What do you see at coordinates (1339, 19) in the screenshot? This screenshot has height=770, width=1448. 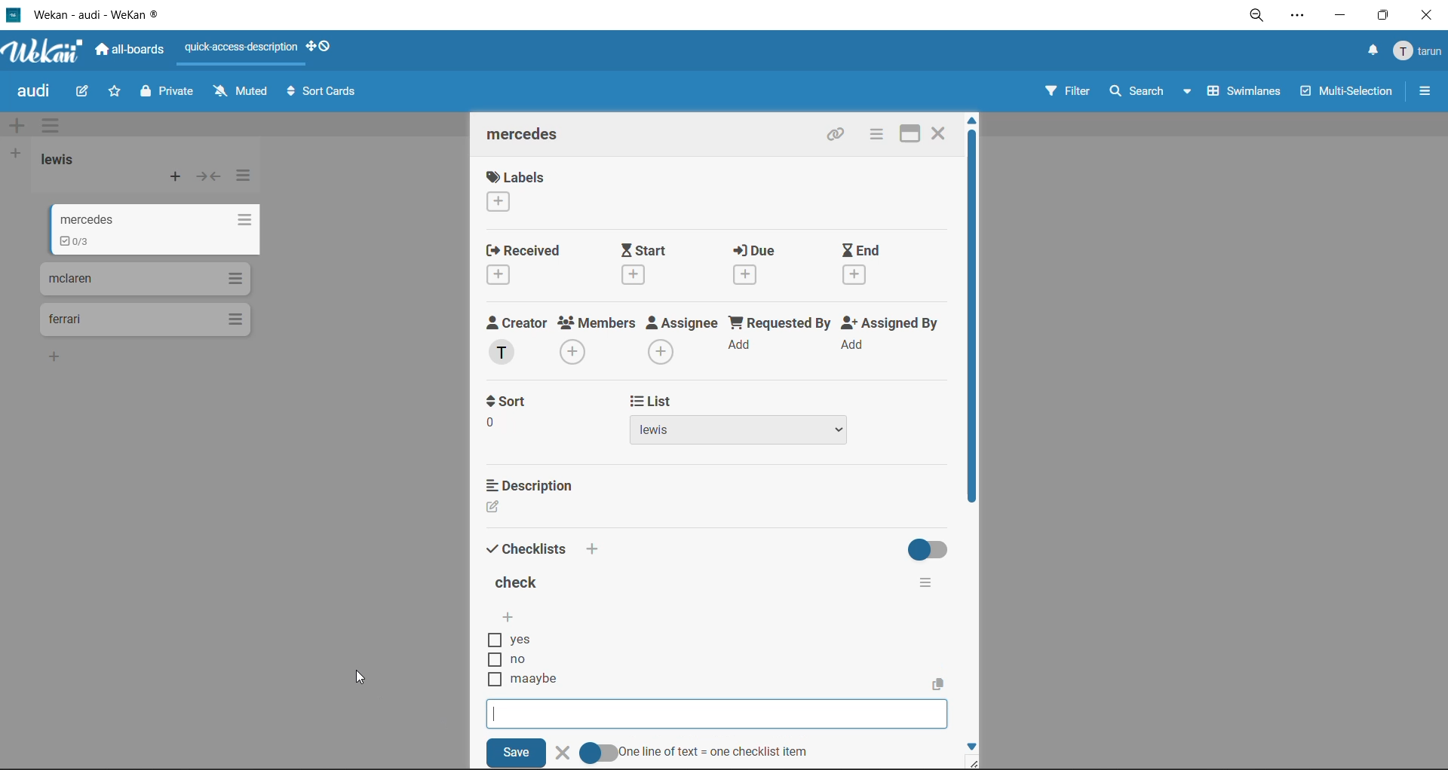 I see `minimize` at bounding box center [1339, 19].